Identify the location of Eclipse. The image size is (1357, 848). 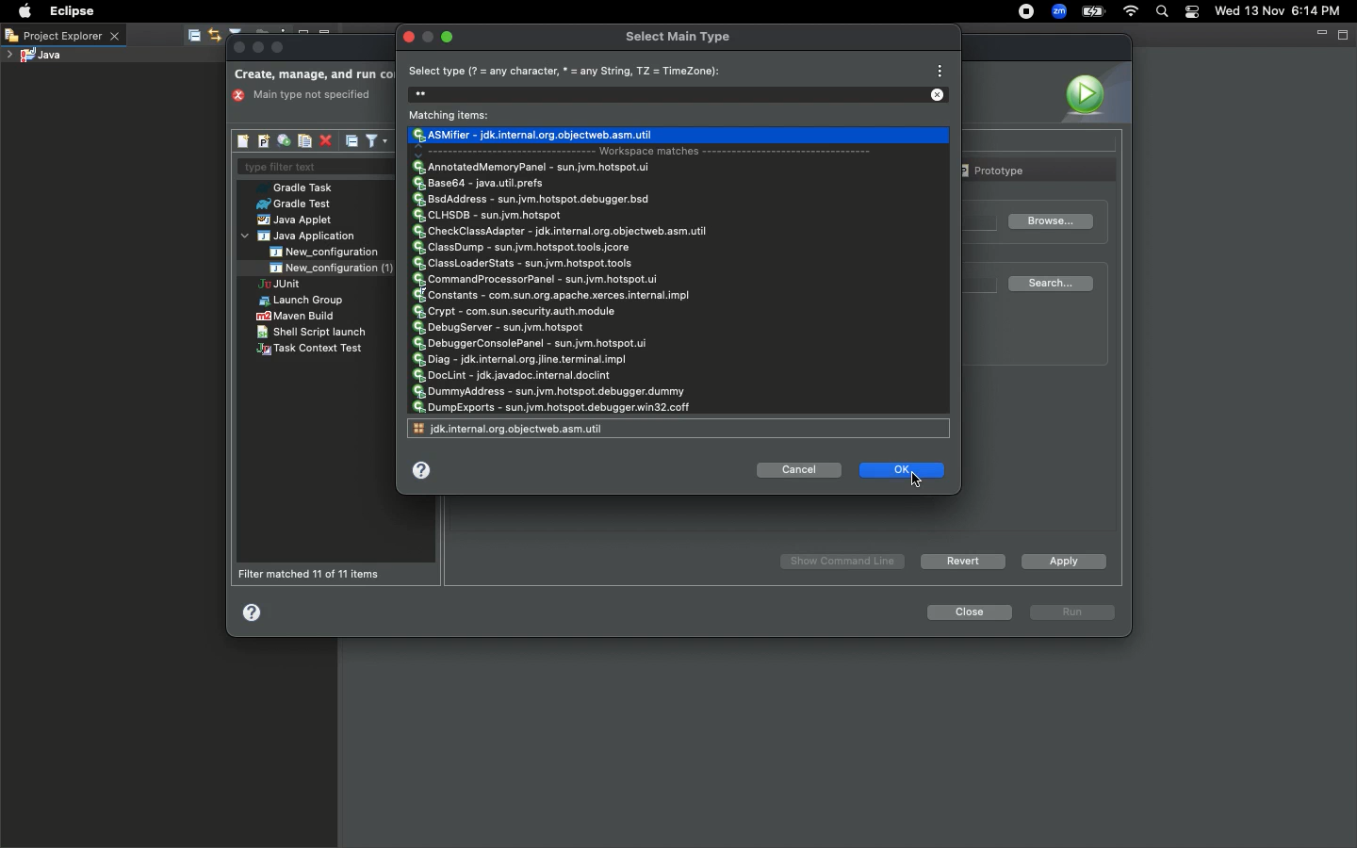
(70, 11).